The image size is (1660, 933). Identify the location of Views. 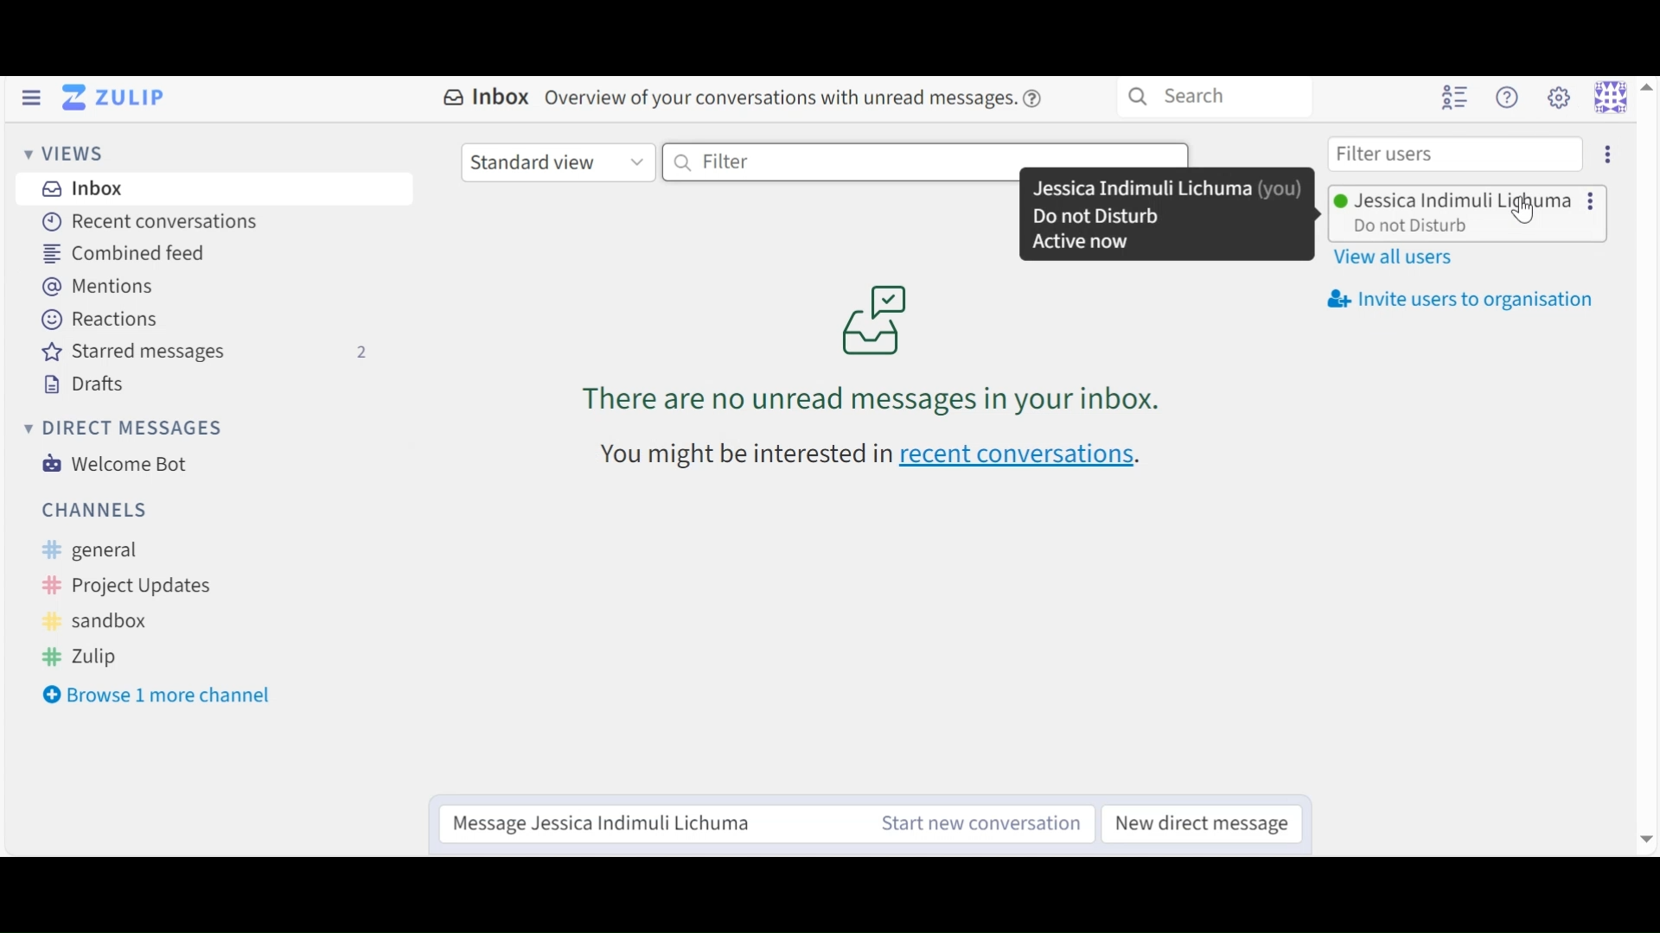
(66, 155).